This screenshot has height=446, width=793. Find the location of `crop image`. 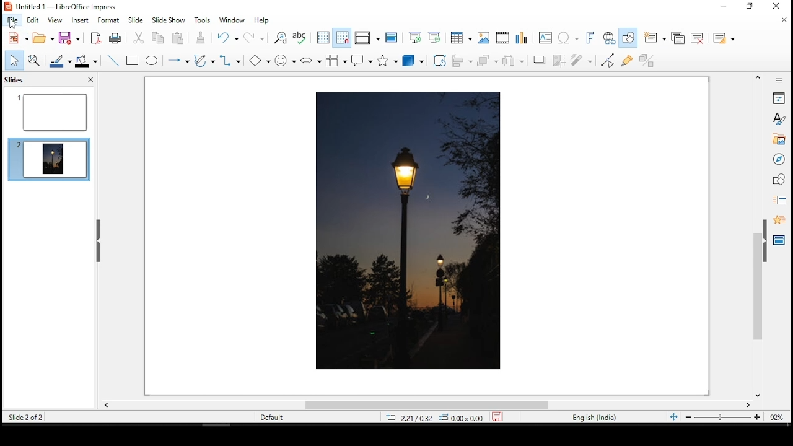

crop image is located at coordinates (561, 61).